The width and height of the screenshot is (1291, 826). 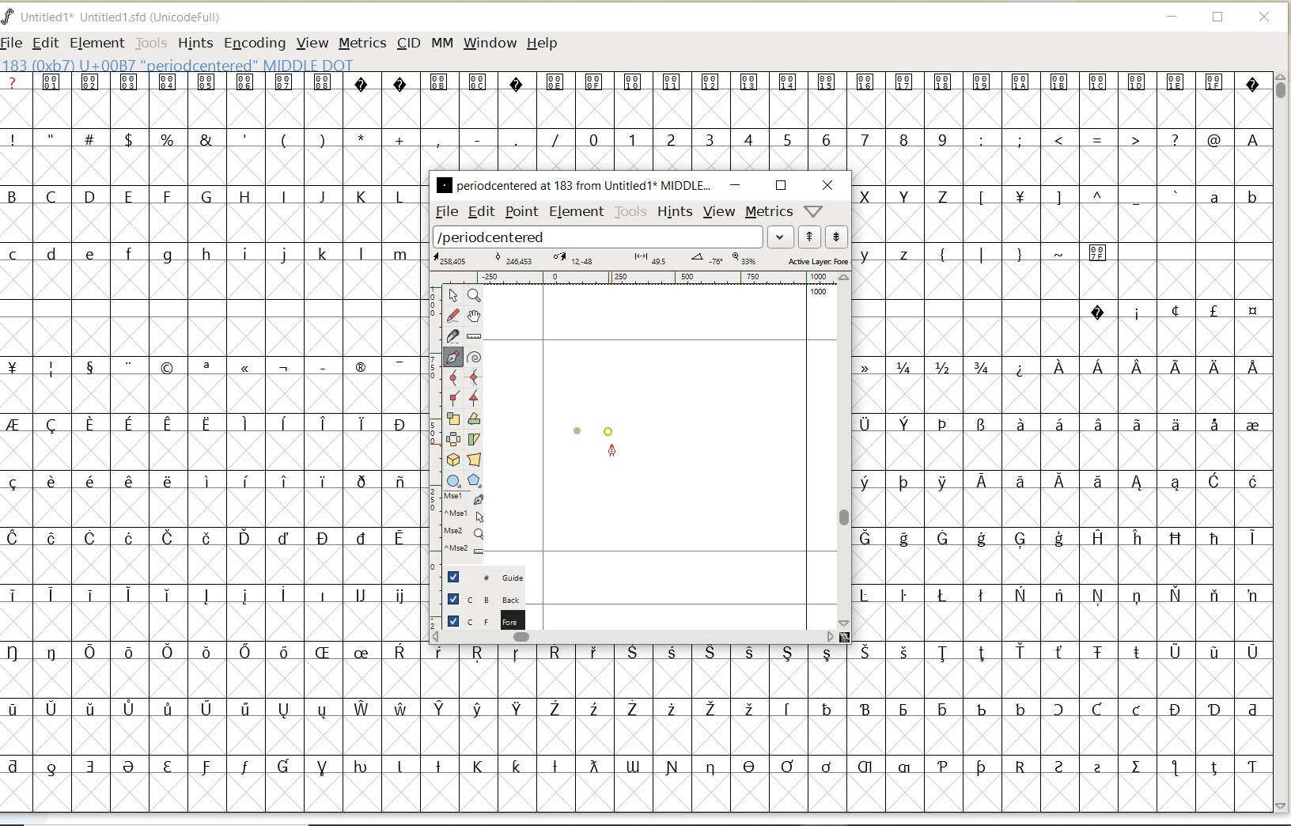 I want to click on ENCODING, so click(x=255, y=44).